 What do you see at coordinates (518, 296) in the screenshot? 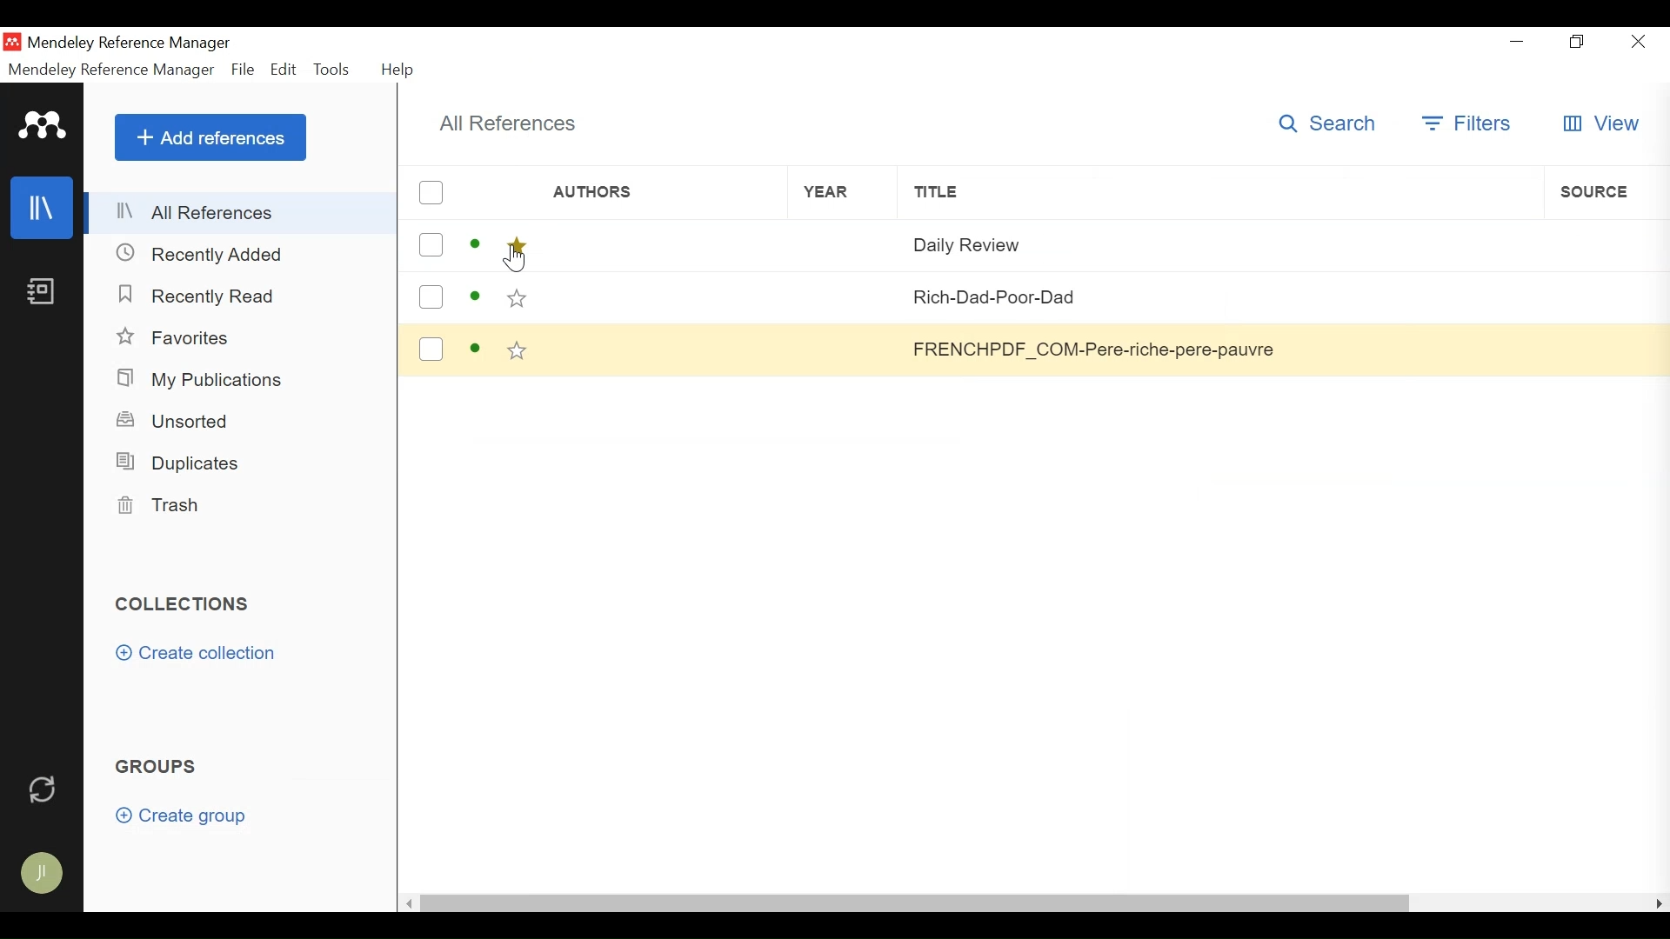
I see `(un)select Favorite"` at bounding box center [518, 296].